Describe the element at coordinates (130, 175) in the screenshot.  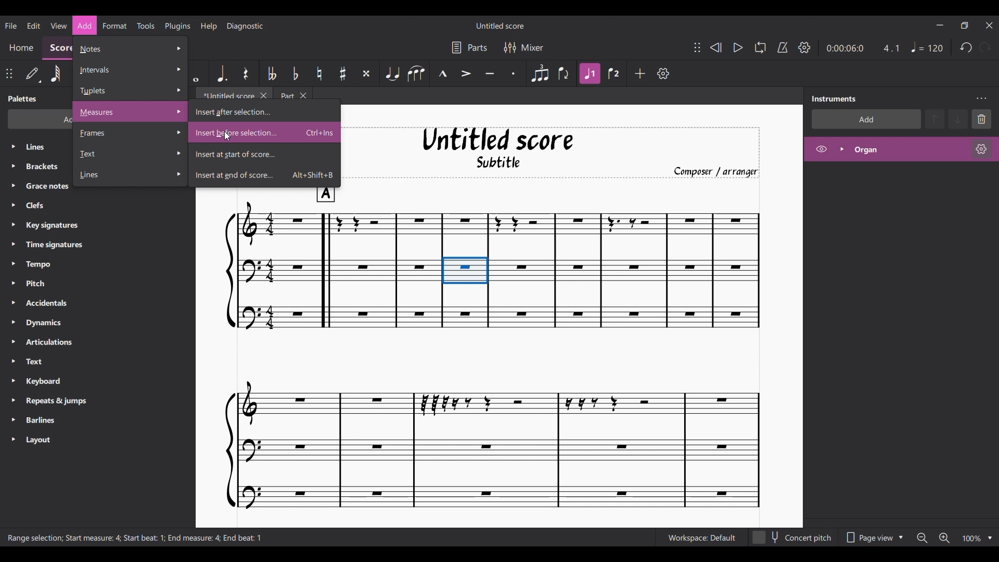
I see `Line options` at that location.